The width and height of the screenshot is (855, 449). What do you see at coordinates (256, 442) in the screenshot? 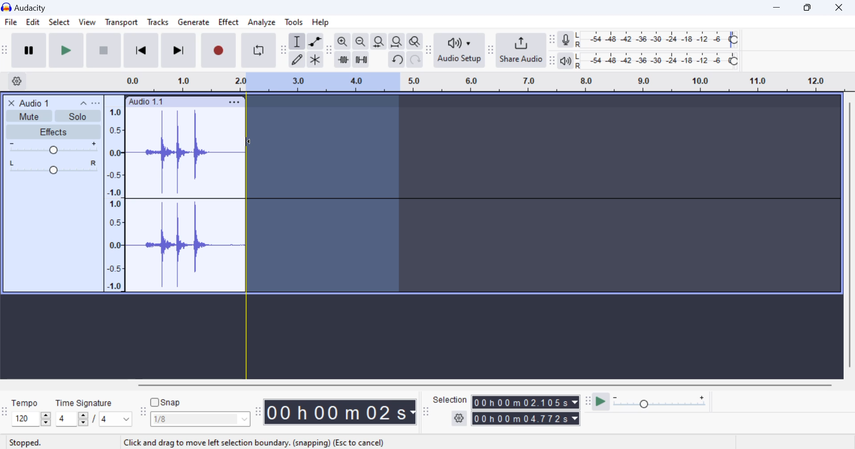
I see `application tip` at bounding box center [256, 442].